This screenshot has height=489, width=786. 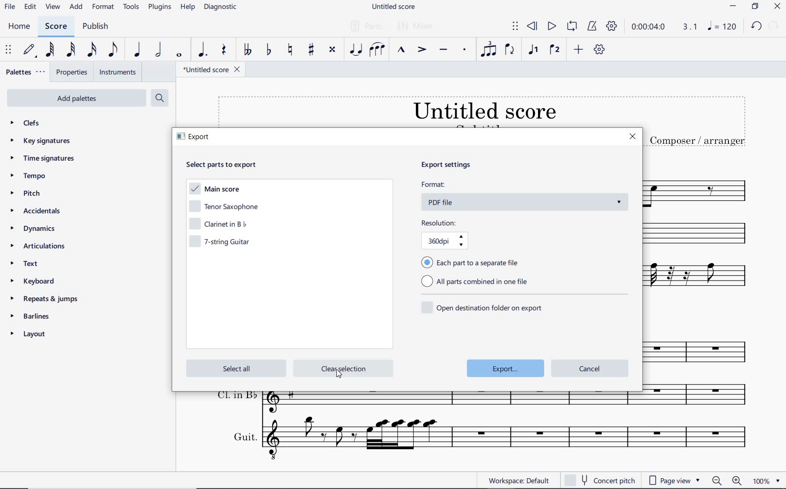 What do you see at coordinates (483, 306) in the screenshot?
I see `open destination folder on export` at bounding box center [483, 306].